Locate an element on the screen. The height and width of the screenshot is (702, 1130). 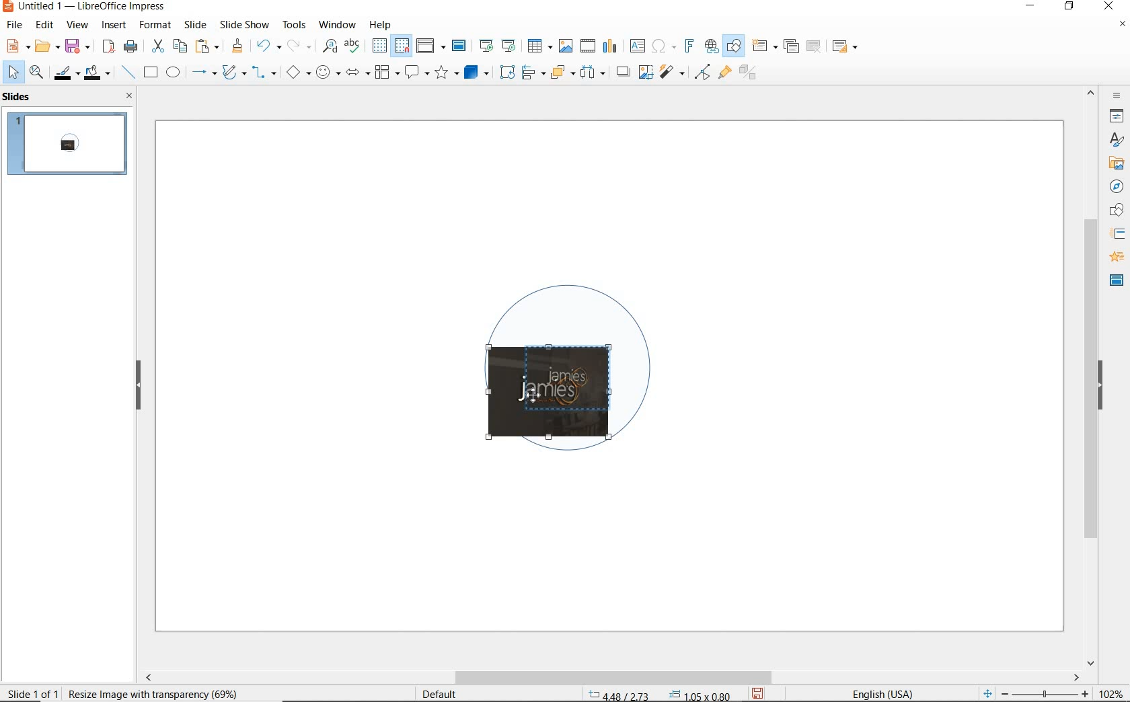
gallery is located at coordinates (1114, 163).